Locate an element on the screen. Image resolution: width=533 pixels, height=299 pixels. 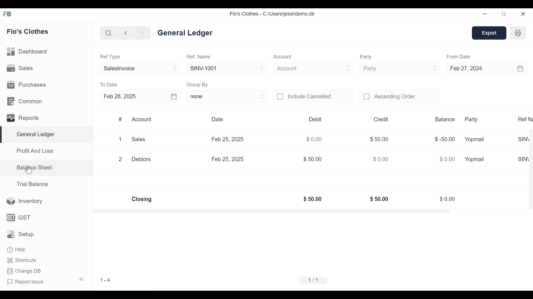
1-4 is located at coordinates (105, 280).